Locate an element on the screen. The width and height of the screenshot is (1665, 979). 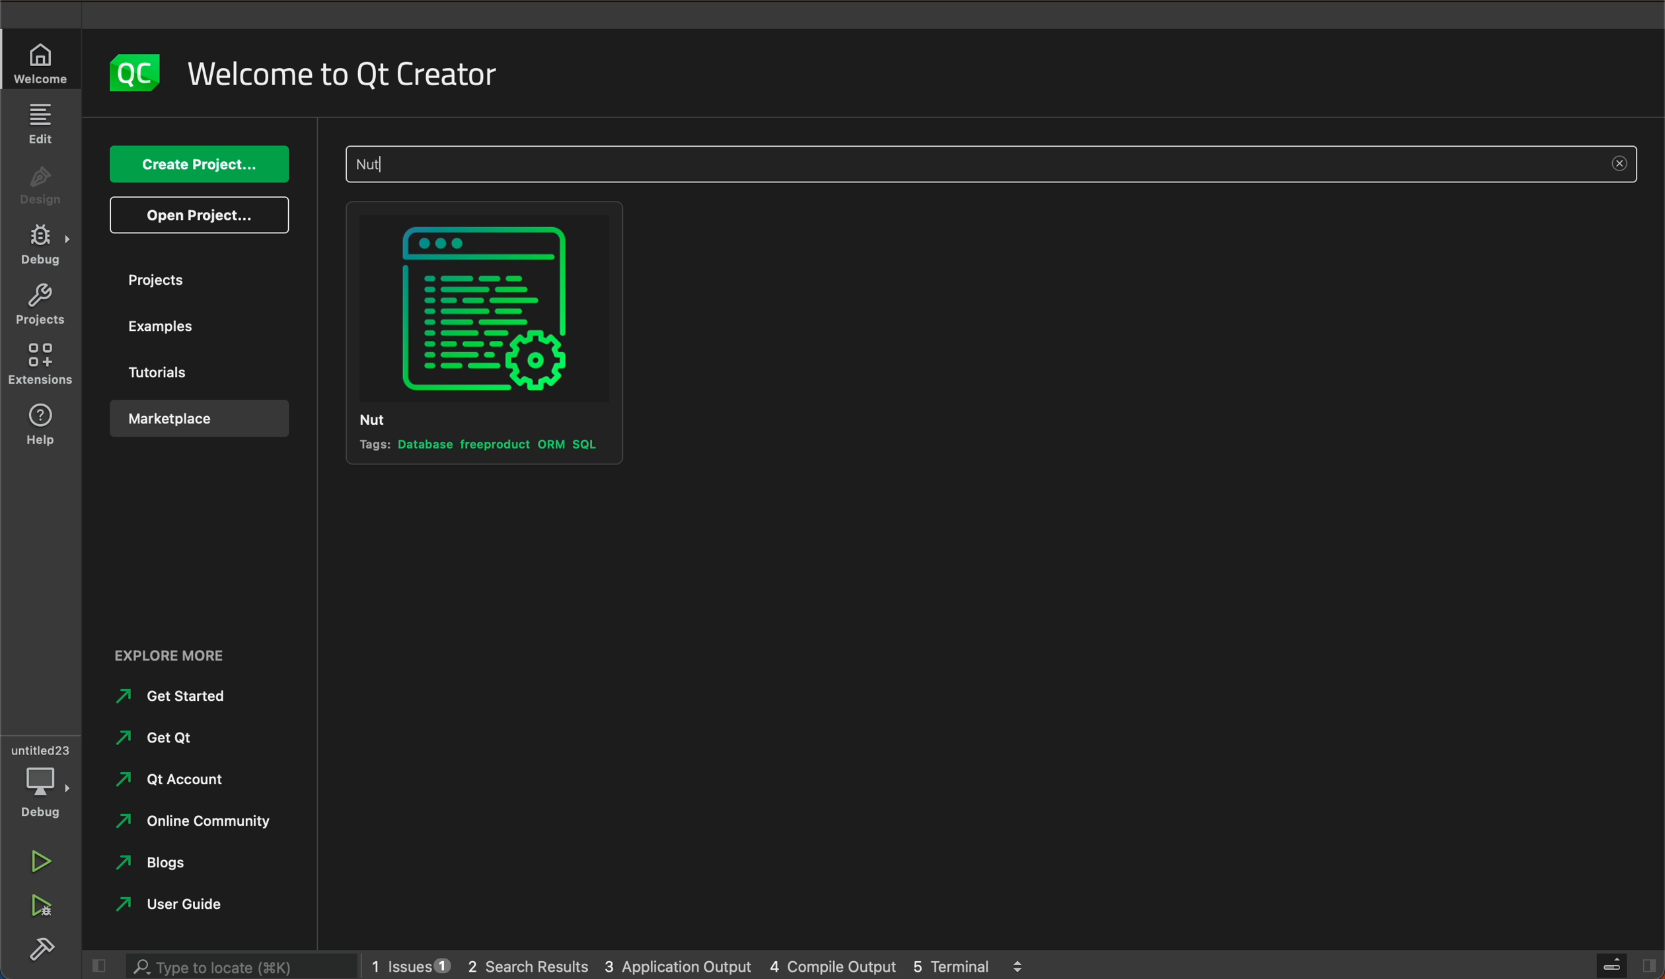
 is located at coordinates (175, 778).